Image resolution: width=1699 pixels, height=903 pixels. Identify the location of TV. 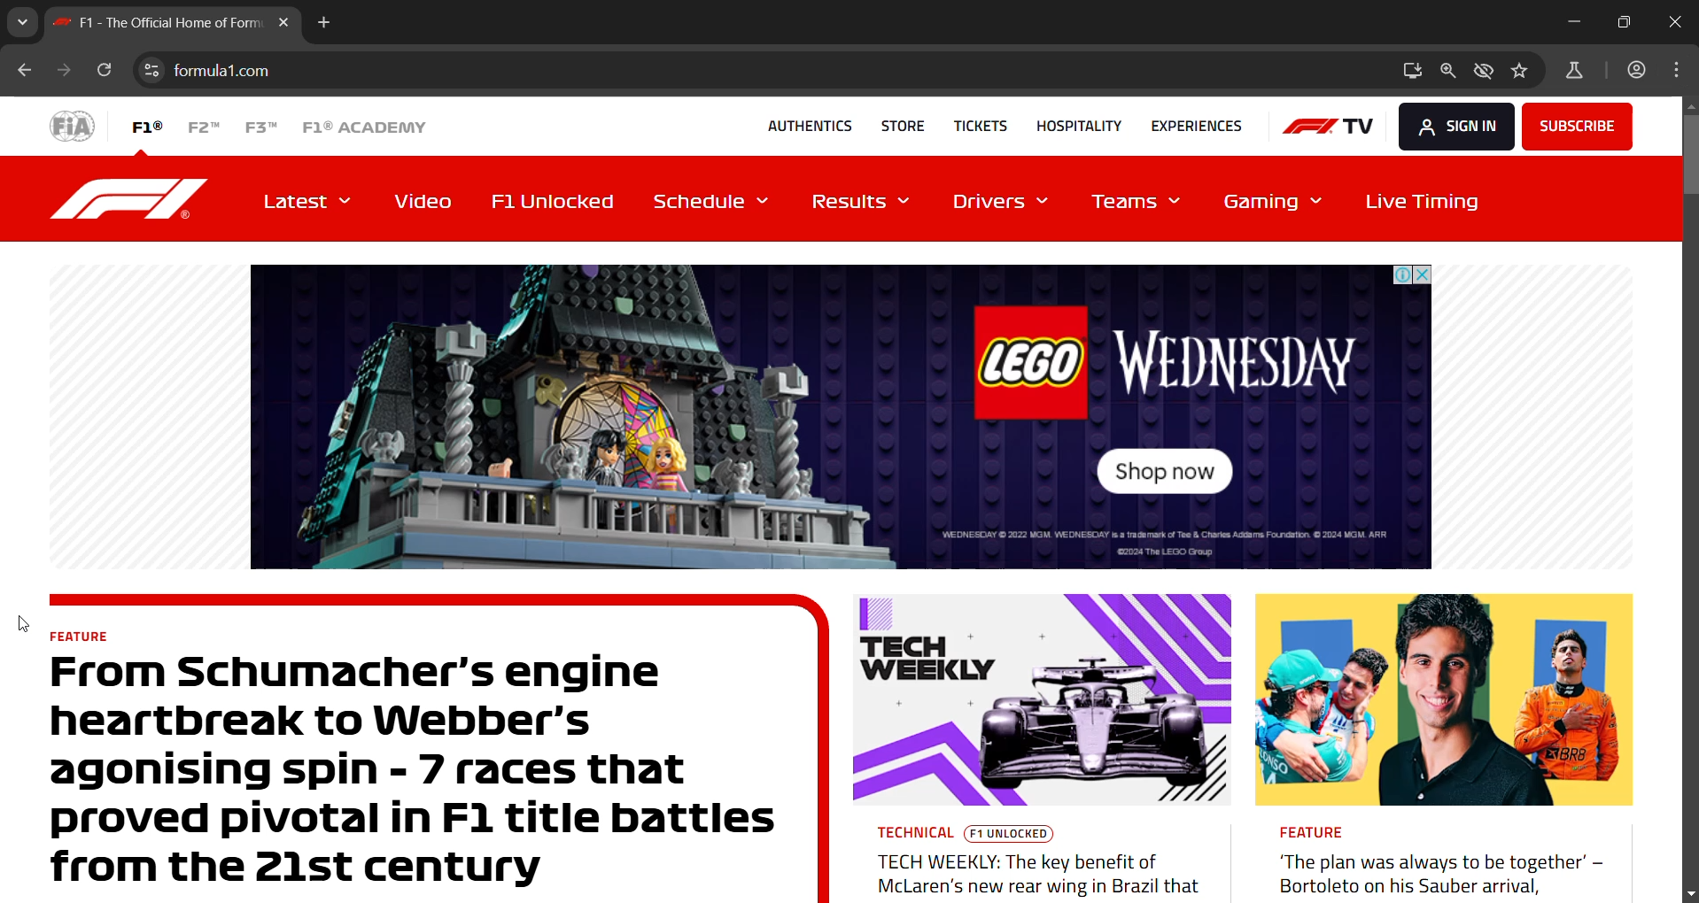
(1327, 125).